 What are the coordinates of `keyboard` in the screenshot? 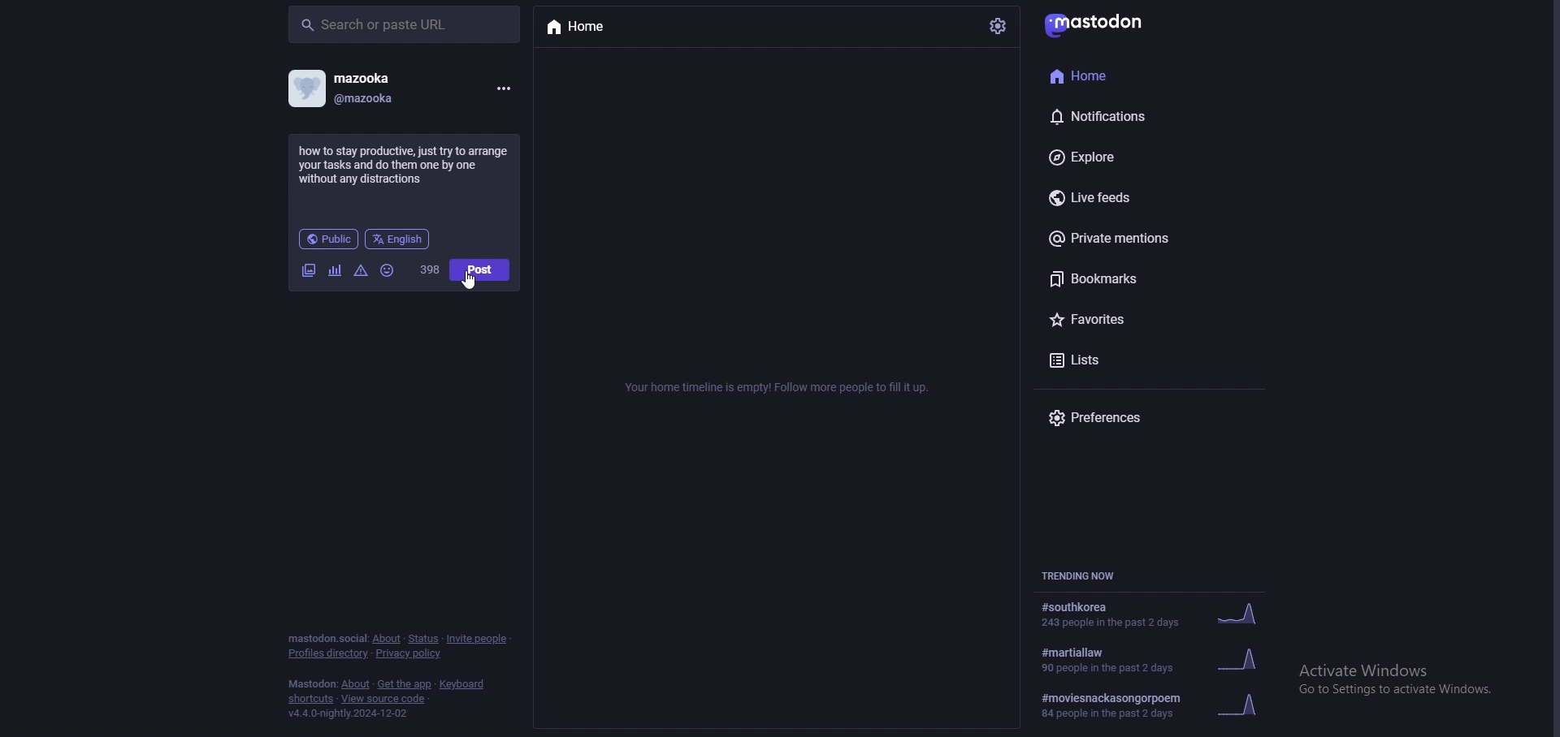 It's located at (462, 683).